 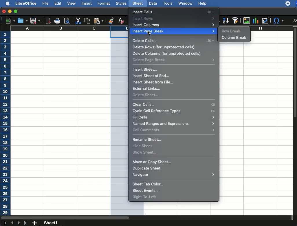 What do you see at coordinates (87, 21) in the screenshot?
I see `copy` at bounding box center [87, 21].